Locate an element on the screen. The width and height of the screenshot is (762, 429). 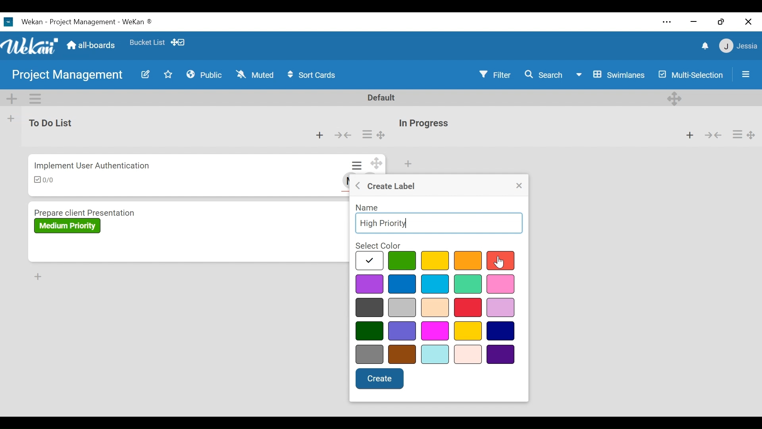
Desktop drag handles is located at coordinates (676, 98).